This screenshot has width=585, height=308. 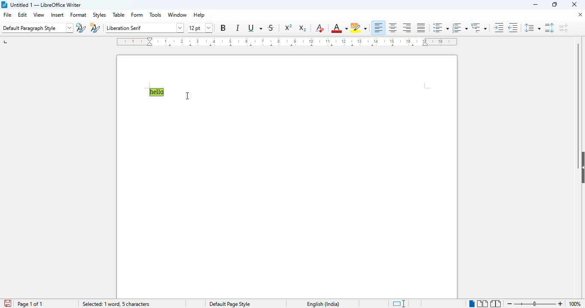 What do you see at coordinates (119, 15) in the screenshot?
I see `table` at bounding box center [119, 15].